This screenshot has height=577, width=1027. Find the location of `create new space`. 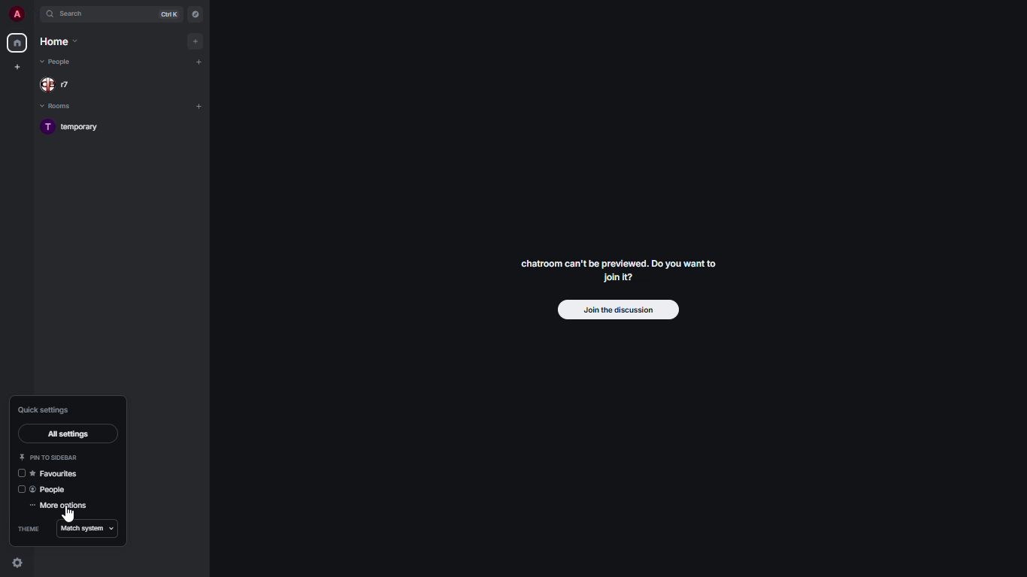

create new space is located at coordinates (17, 66).